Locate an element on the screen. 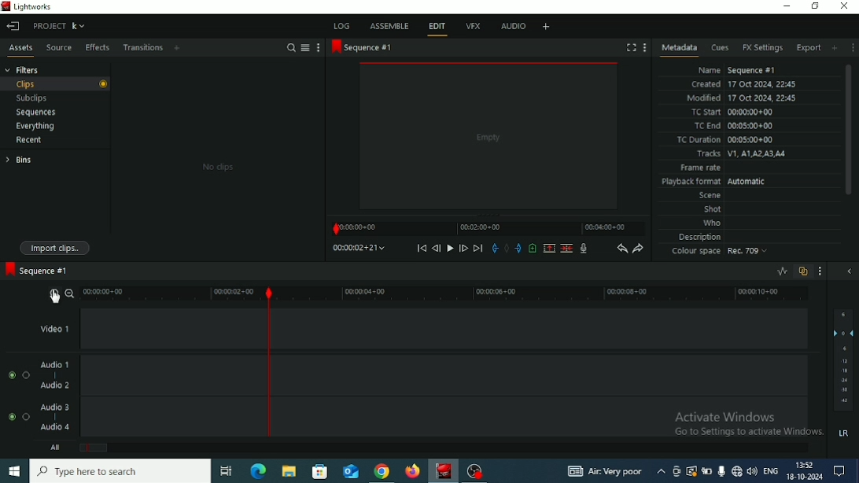 The image size is (859, 483). Audio 1 is located at coordinates (57, 363).